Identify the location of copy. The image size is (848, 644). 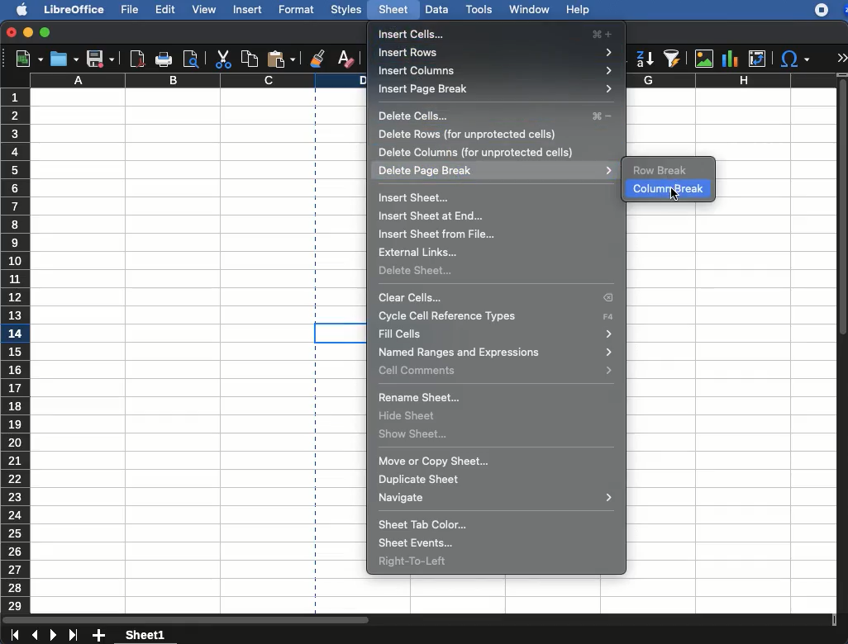
(250, 58).